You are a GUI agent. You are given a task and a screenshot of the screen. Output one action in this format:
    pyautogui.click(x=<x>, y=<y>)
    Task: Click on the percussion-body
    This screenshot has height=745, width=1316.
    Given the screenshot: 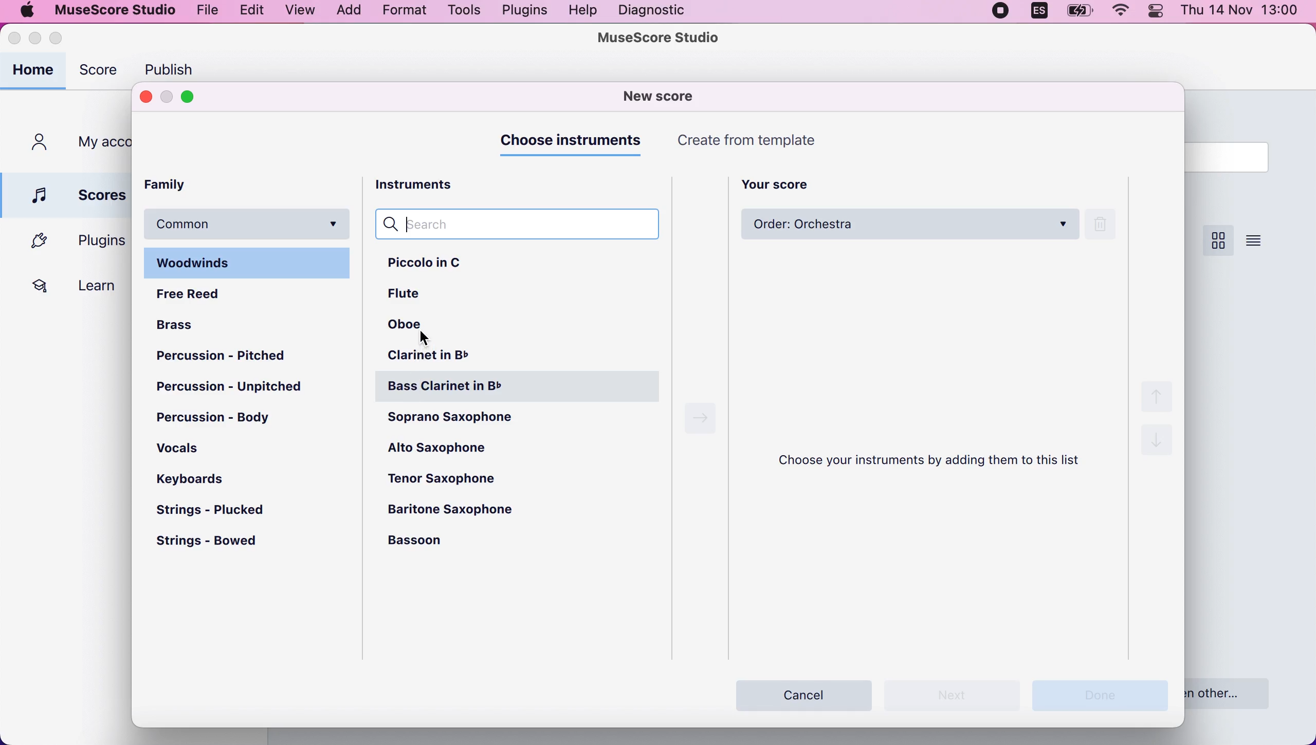 What is the action you would take?
    pyautogui.click(x=230, y=419)
    